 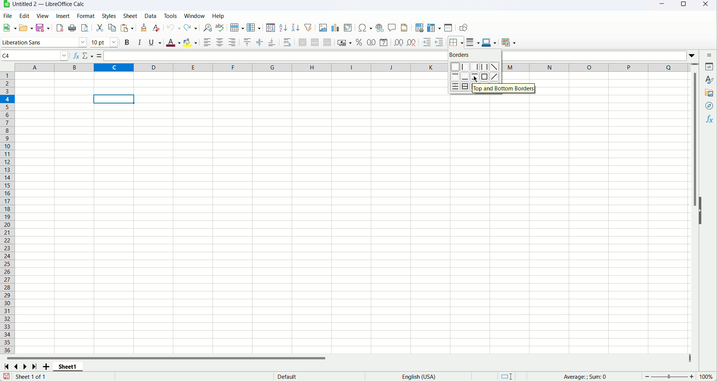 What do you see at coordinates (448, 28) in the screenshot?
I see `Split window` at bounding box center [448, 28].